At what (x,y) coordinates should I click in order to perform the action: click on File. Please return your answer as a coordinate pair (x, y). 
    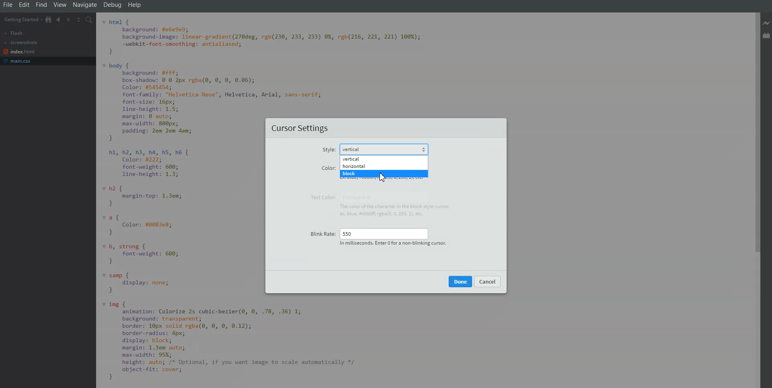
    Looking at the image, I should click on (8, 5).